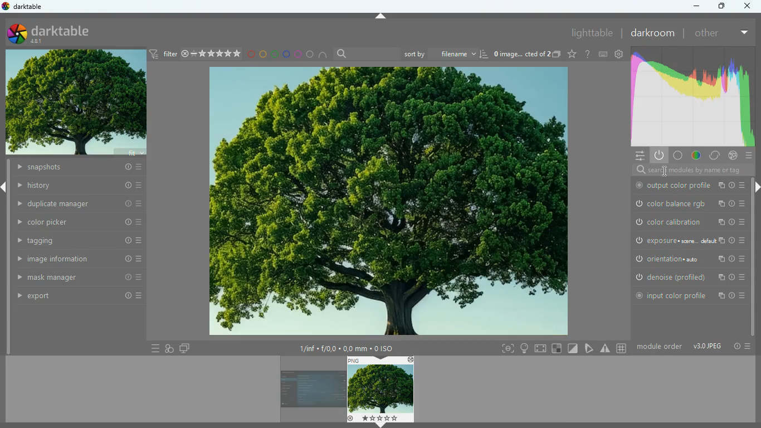 The image size is (761, 428). I want to click on square, so click(556, 348).